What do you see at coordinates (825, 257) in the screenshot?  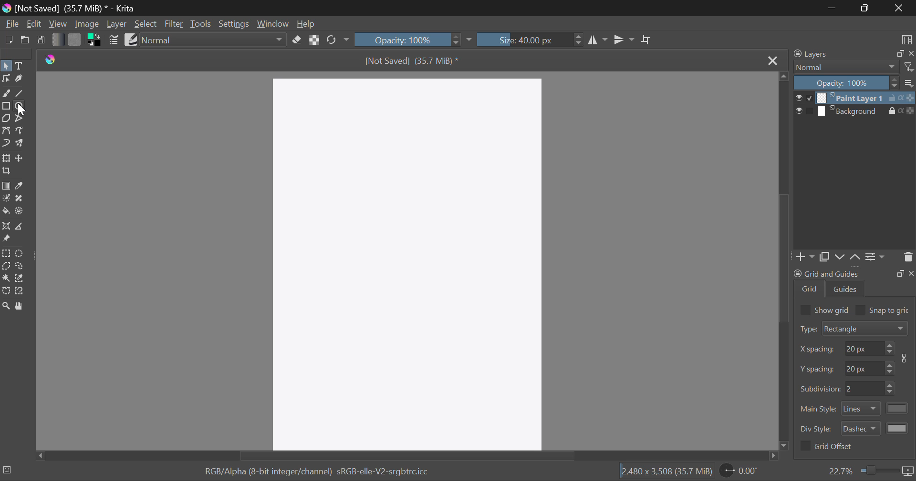 I see `Copy Layers` at bounding box center [825, 257].